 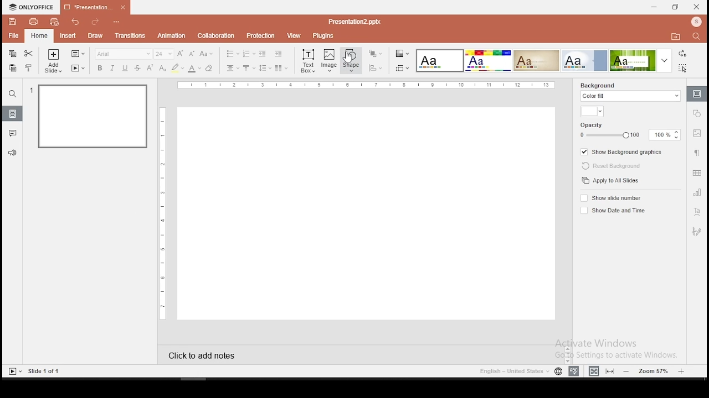 What do you see at coordinates (536, 61) in the screenshot?
I see `theme` at bounding box center [536, 61].